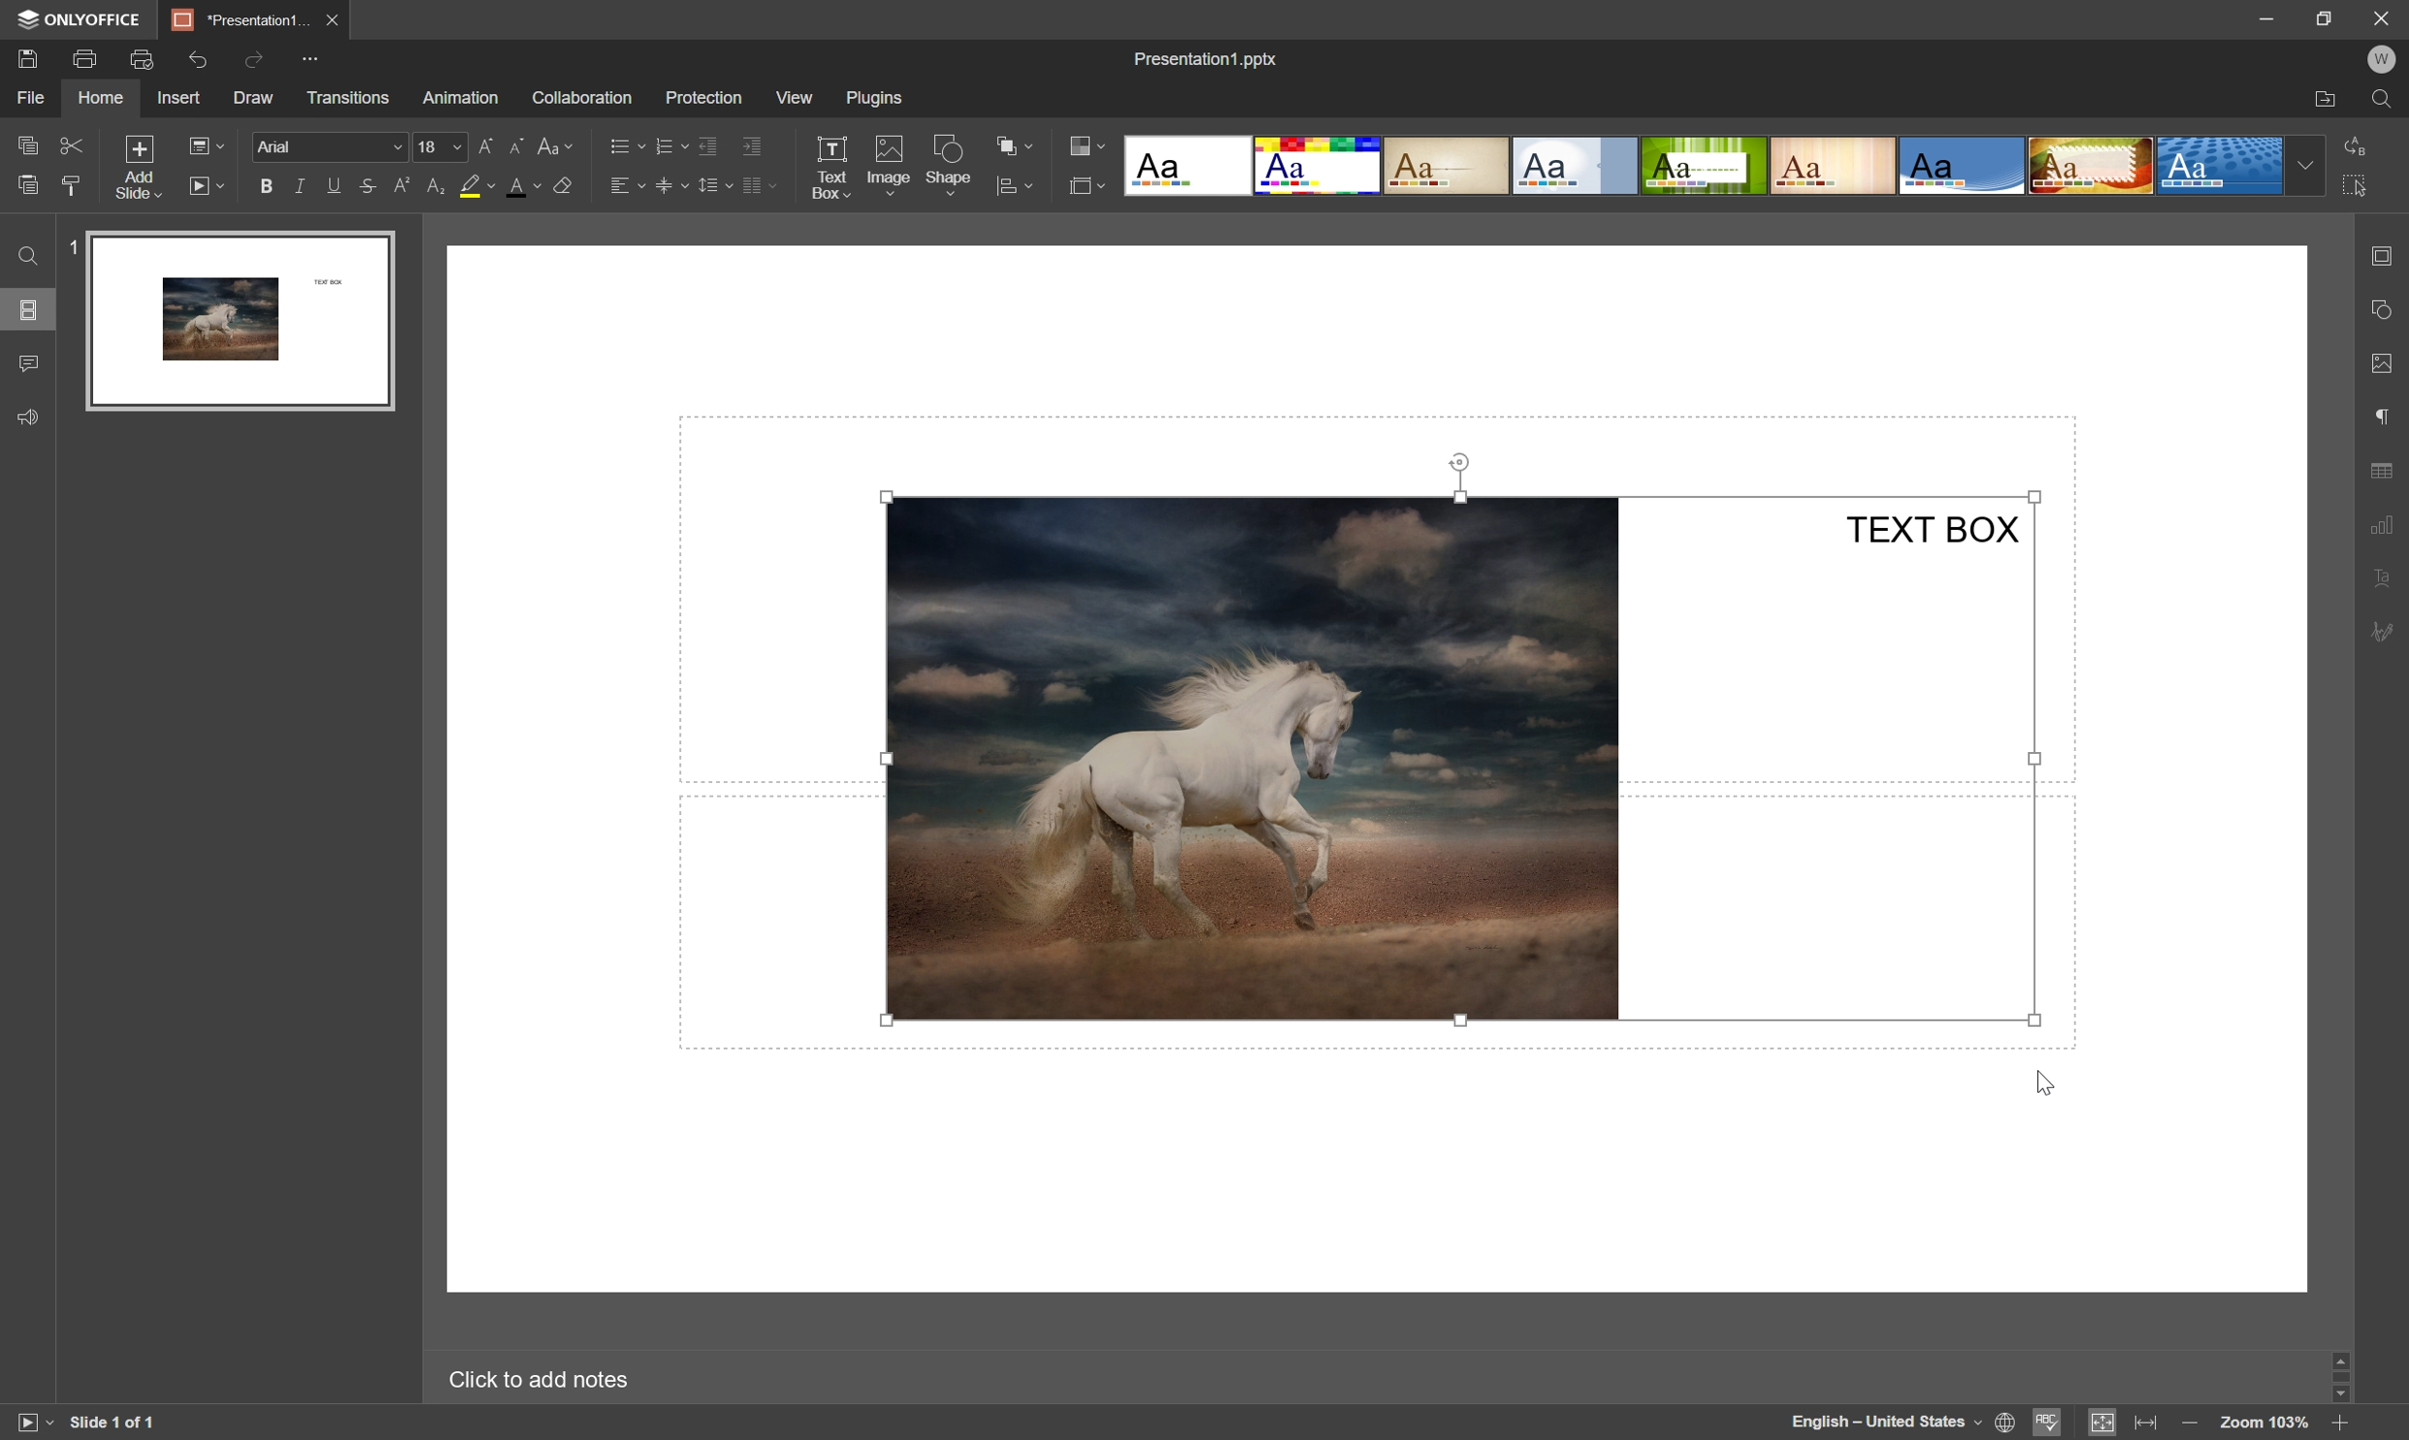 This screenshot has width=2409, height=1440. Describe the element at coordinates (671, 184) in the screenshot. I see `vertical align` at that location.